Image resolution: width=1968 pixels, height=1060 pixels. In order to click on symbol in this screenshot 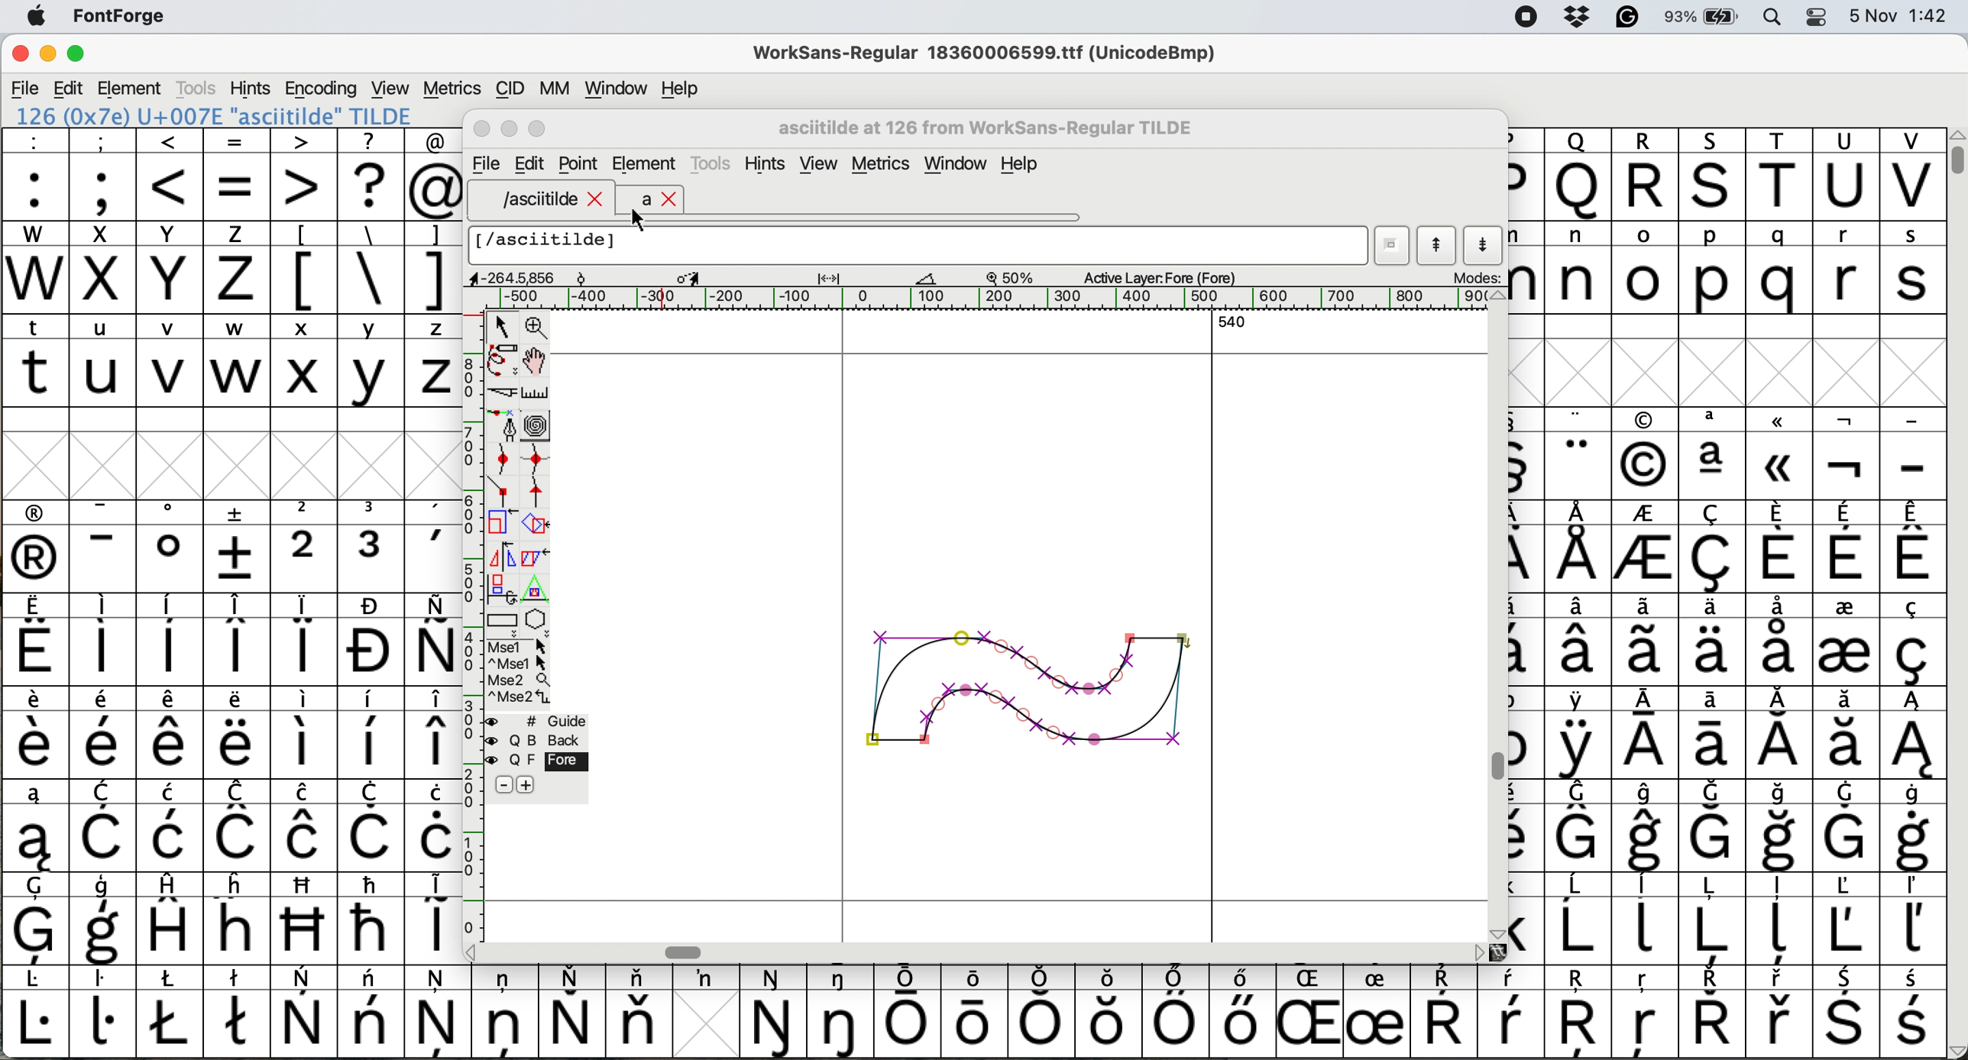, I will do `click(1711, 918)`.